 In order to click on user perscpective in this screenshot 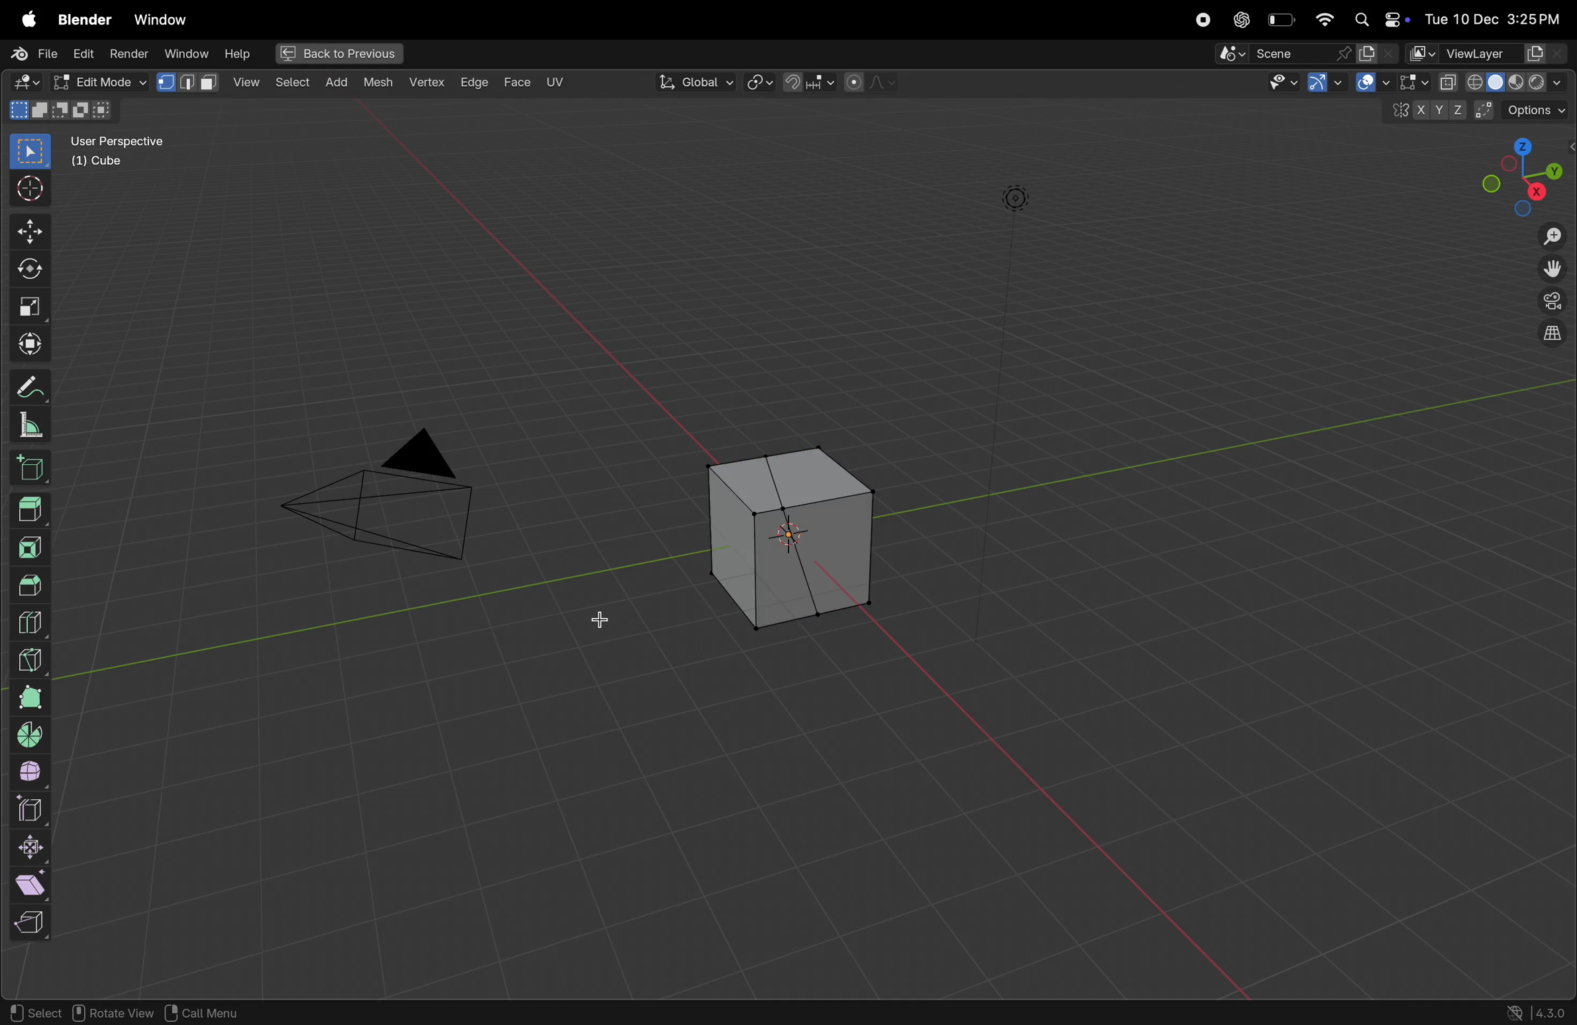, I will do `click(127, 150)`.